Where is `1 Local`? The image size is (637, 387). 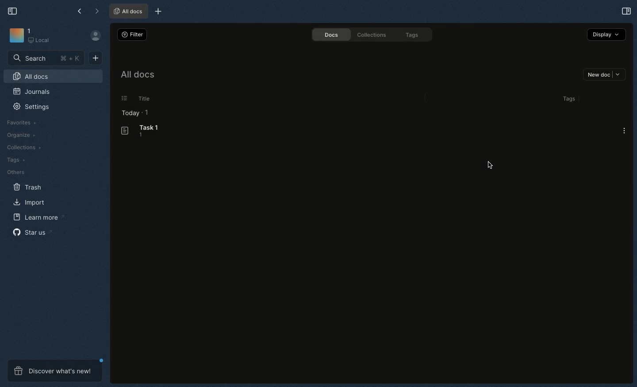 1 Local is located at coordinates (39, 35).